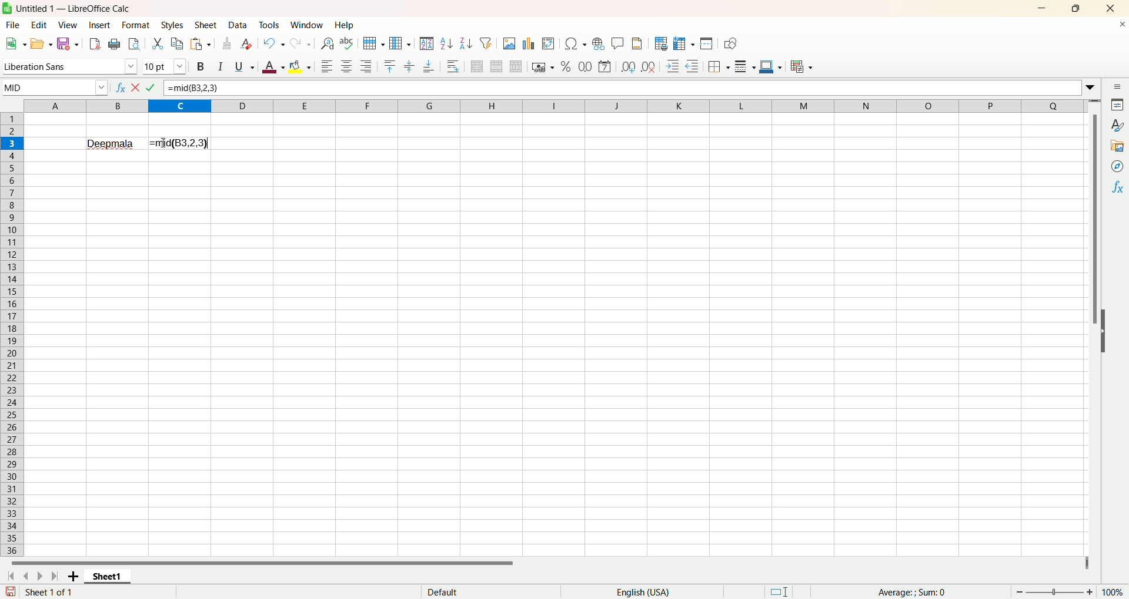 This screenshot has width=1129, height=599. What do you see at coordinates (631, 88) in the screenshot?
I see `=mid(B3,2,3)` at bounding box center [631, 88].